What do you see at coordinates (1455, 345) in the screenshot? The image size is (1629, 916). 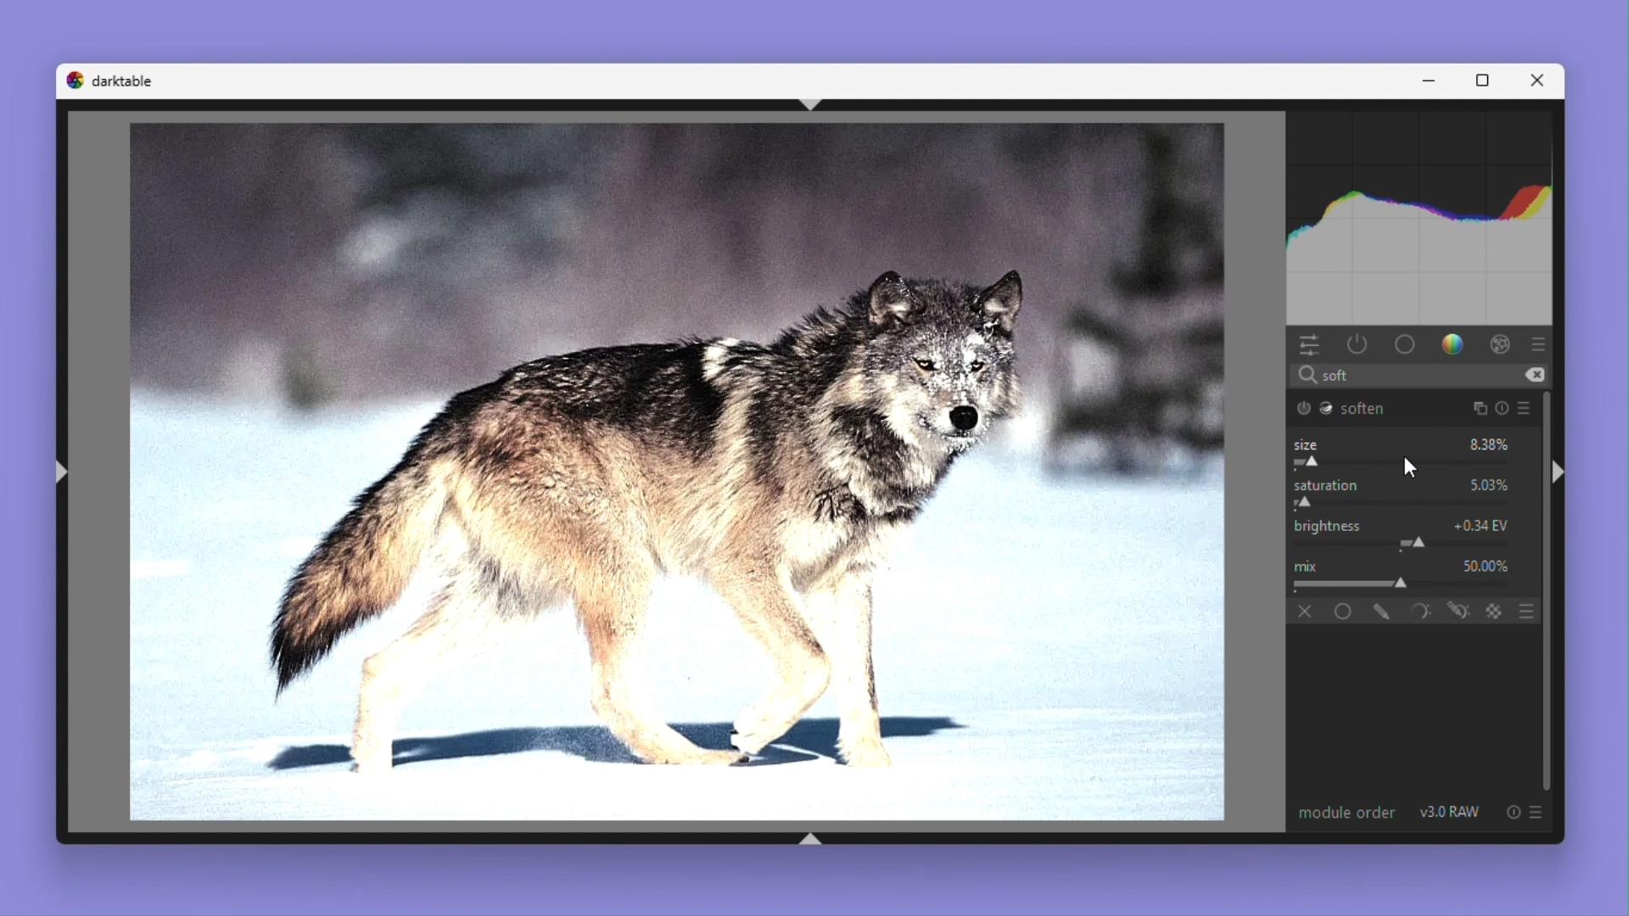 I see `Colour ` at bounding box center [1455, 345].